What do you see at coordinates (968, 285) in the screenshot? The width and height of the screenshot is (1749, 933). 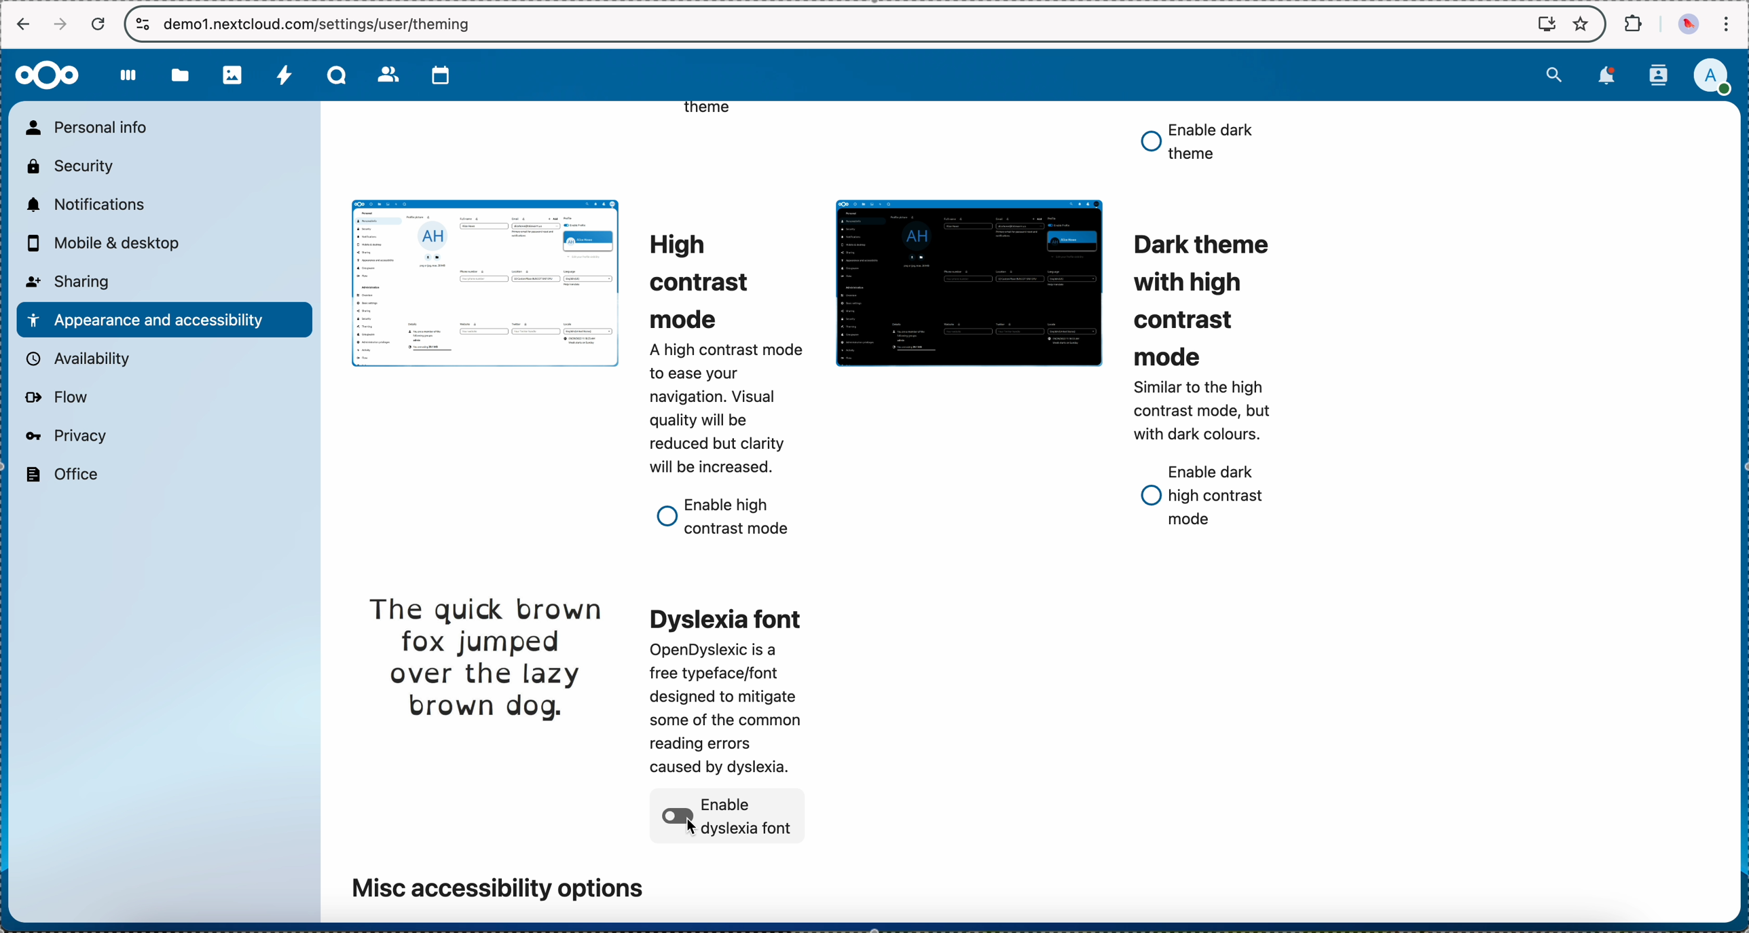 I see `dark theme preview` at bounding box center [968, 285].